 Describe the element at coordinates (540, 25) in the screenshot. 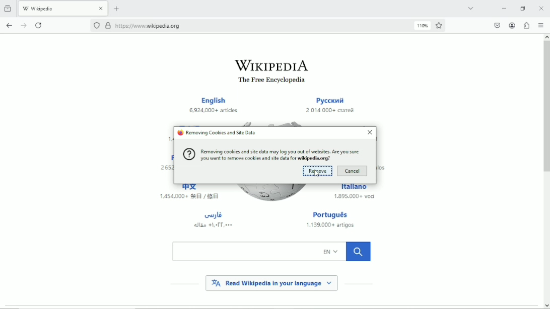

I see `open application menu` at that location.